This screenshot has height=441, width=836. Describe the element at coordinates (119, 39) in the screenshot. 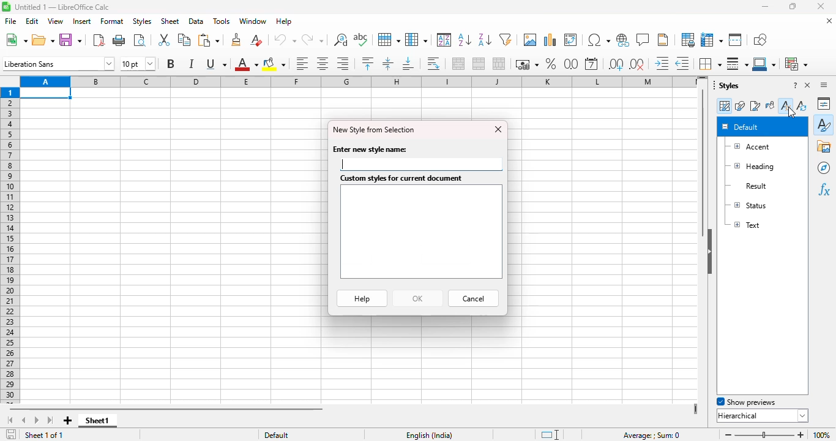

I see `print` at that location.